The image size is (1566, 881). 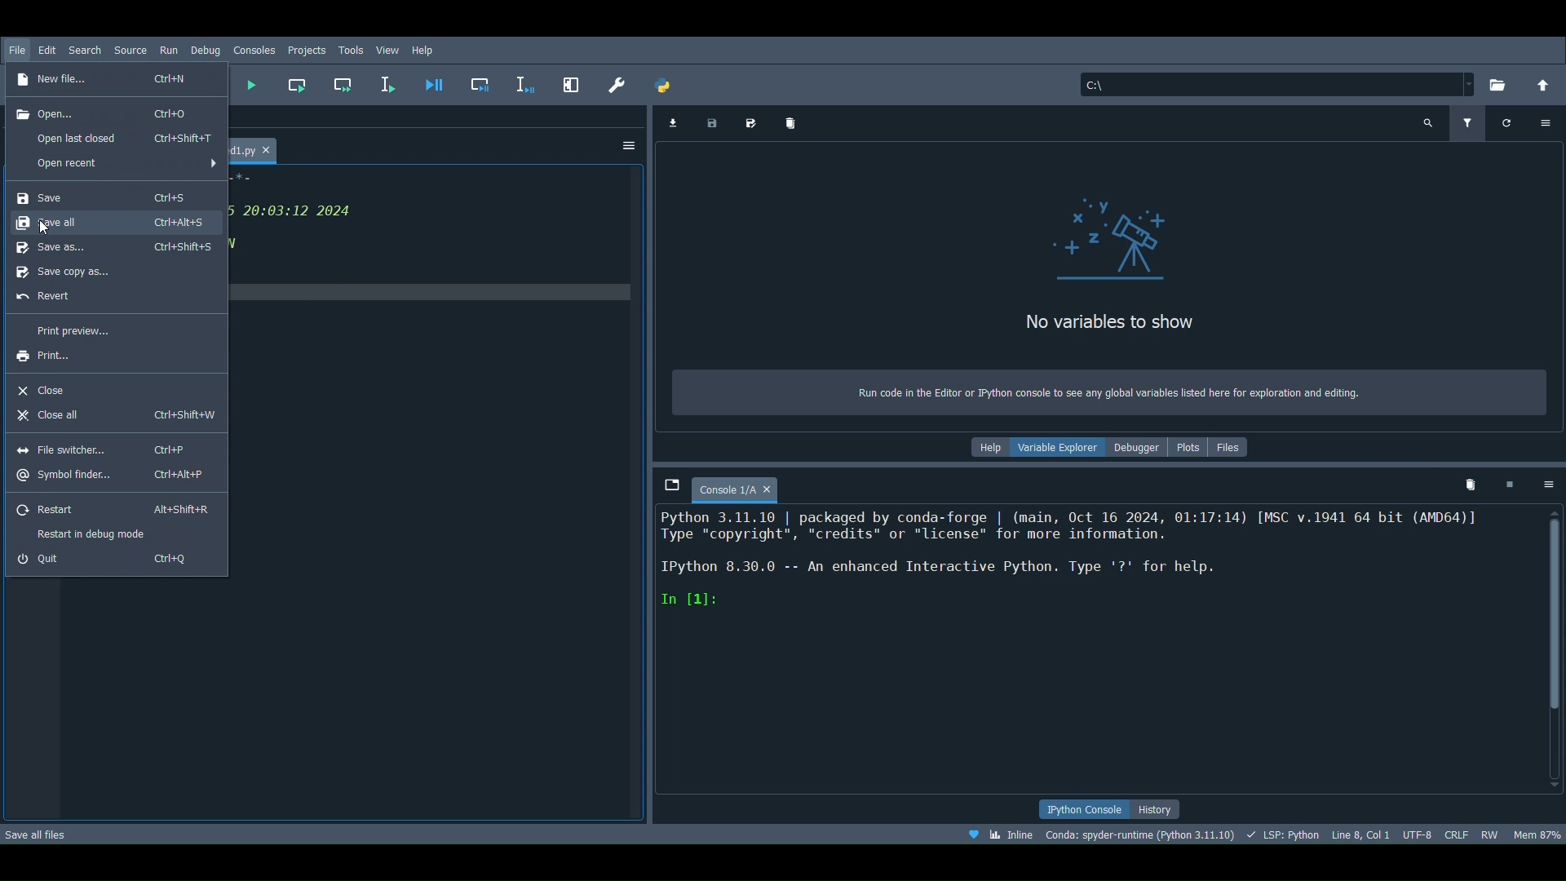 I want to click on Debug selection or current line, so click(x=525, y=82).